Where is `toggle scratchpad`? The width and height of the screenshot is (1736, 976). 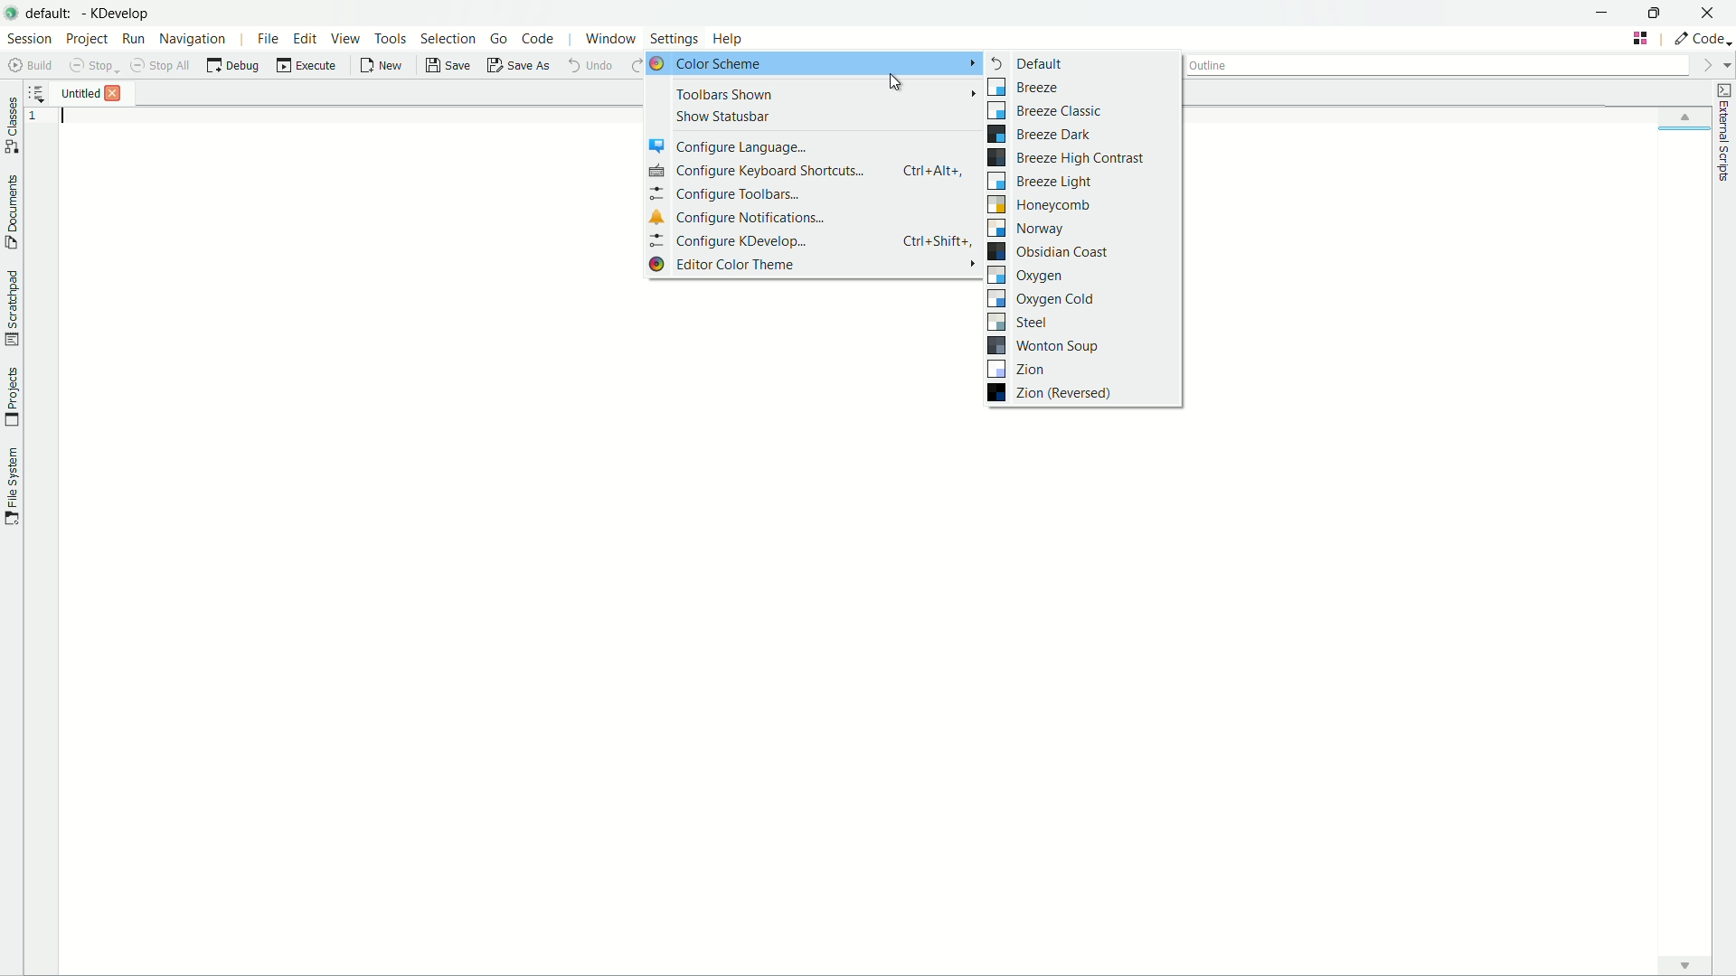
toggle scratchpad is located at coordinates (13, 310).